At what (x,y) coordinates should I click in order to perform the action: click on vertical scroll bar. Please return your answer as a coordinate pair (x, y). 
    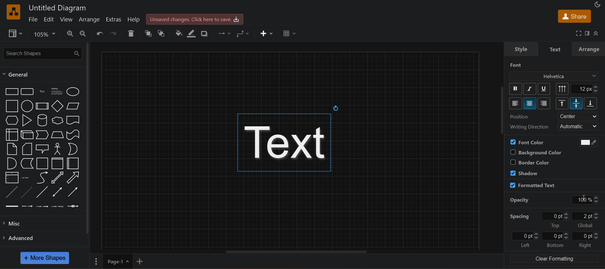
    Looking at the image, I should click on (503, 112).